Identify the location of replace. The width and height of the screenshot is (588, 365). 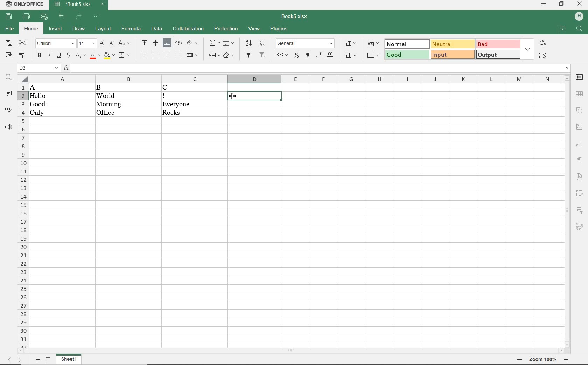
(543, 43).